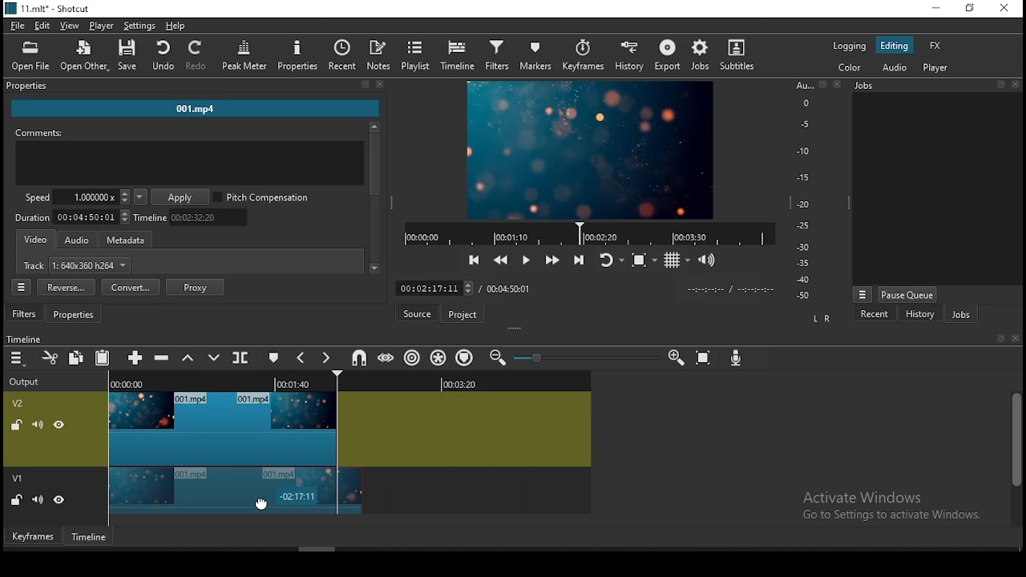  Describe the element at coordinates (358, 358) in the screenshot. I see `snap` at that location.